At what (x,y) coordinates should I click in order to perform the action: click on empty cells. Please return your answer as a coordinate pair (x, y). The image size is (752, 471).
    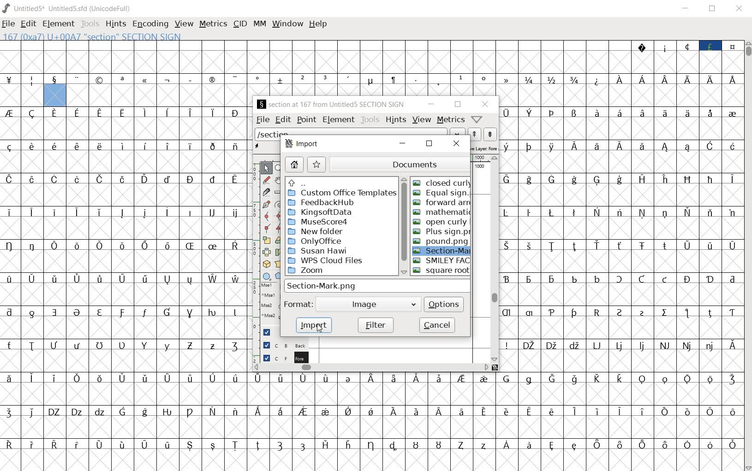
    Looking at the image, I should click on (22, 96).